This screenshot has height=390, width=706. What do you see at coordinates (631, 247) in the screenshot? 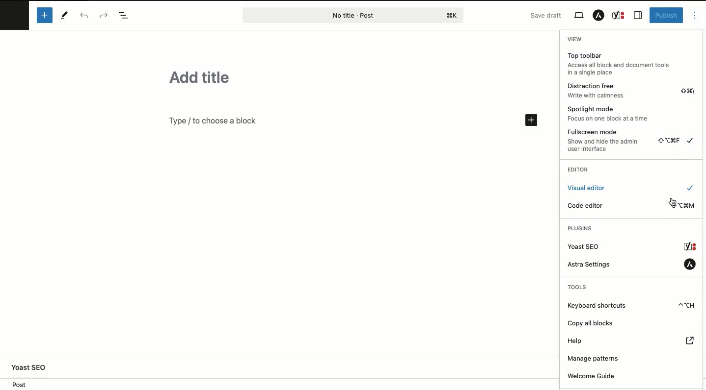
I see `Yoast` at bounding box center [631, 247].